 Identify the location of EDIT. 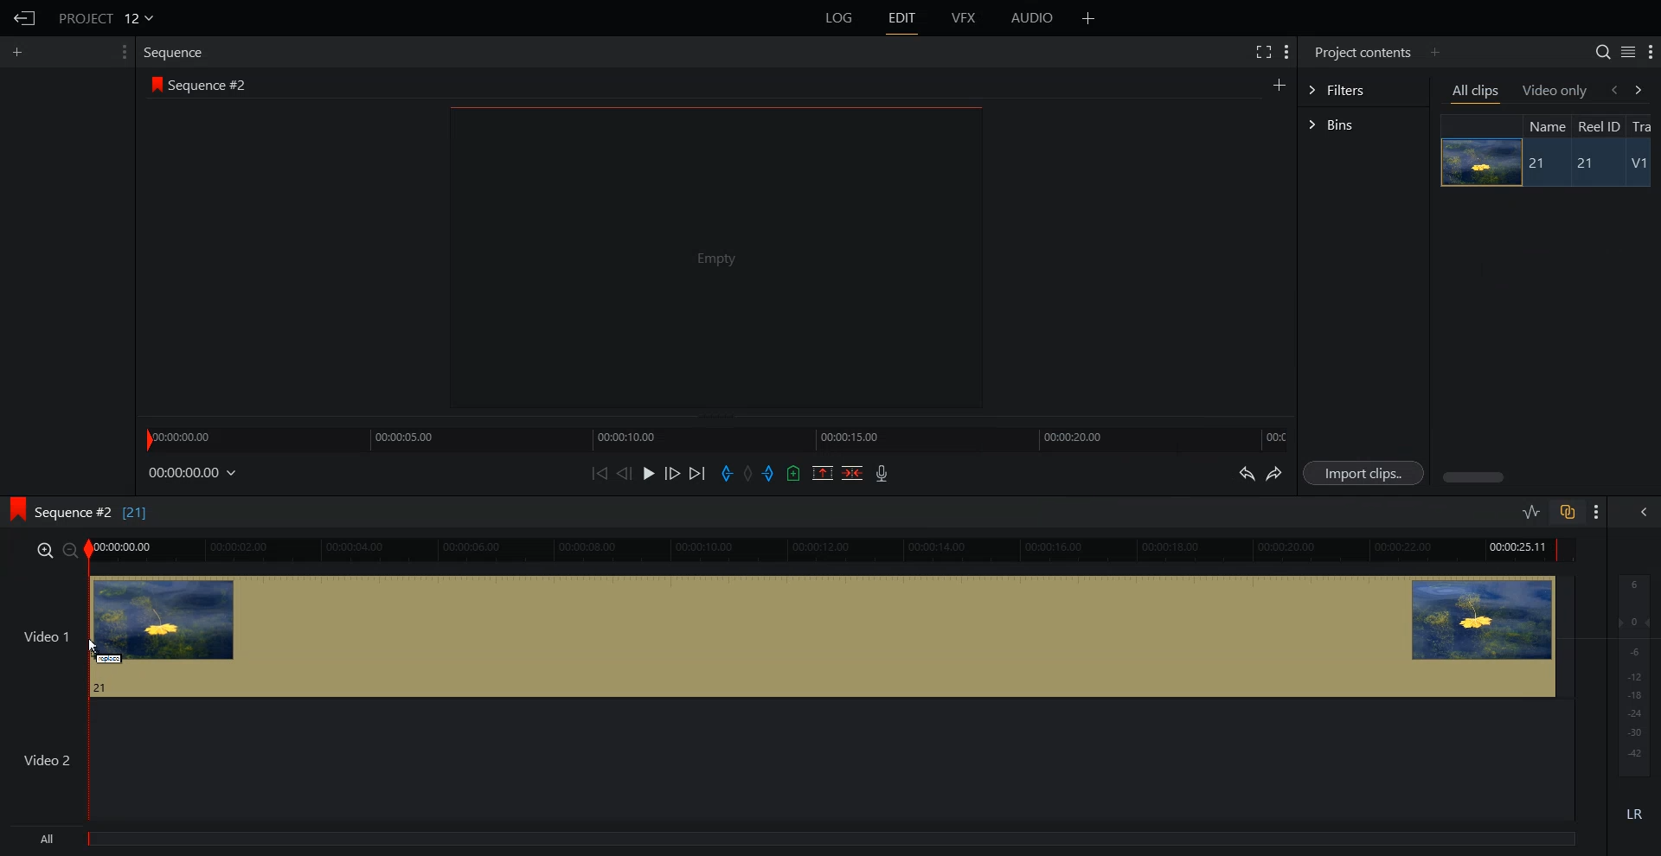
(901, 18).